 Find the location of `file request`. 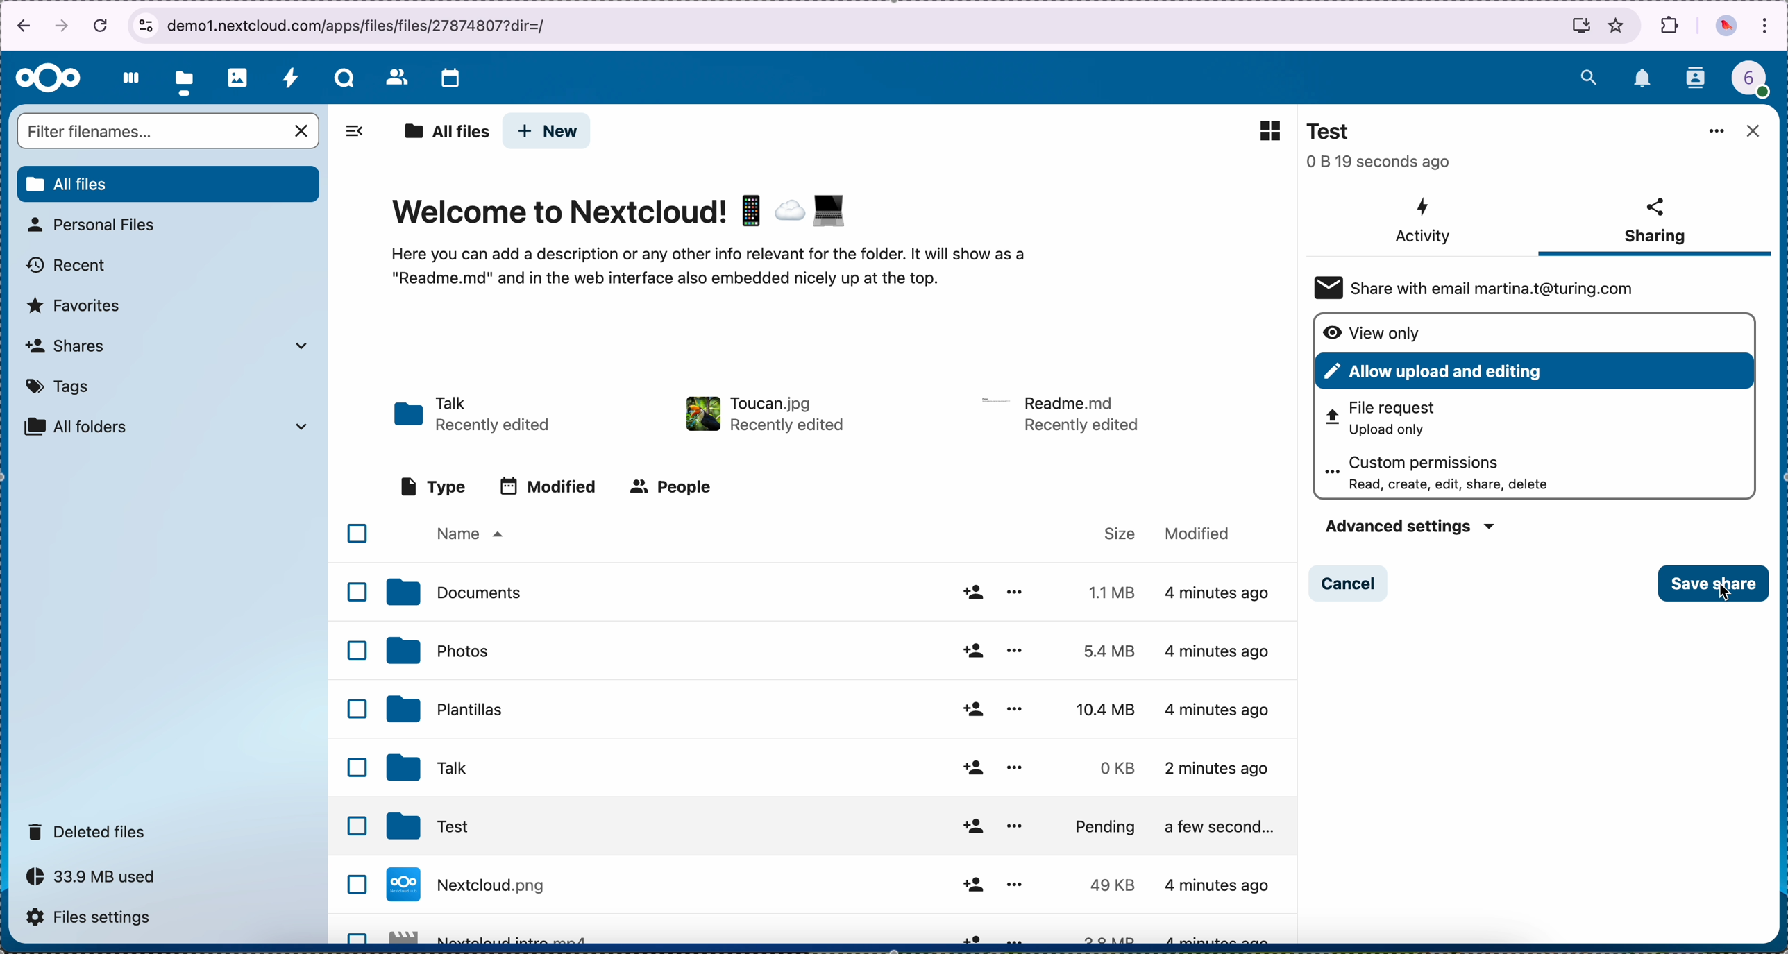

file request is located at coordinates (1396, 420).